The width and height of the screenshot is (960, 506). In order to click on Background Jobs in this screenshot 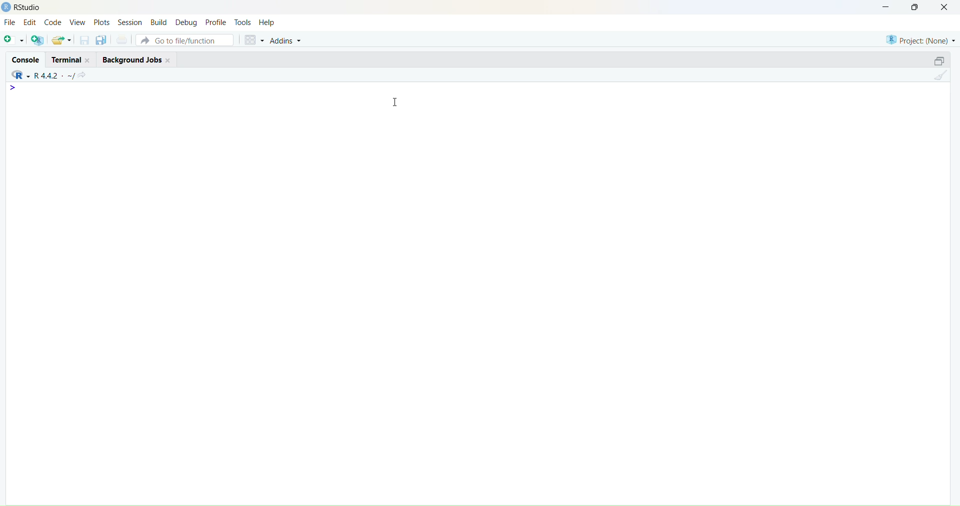, I will do `click(138, 59)`.